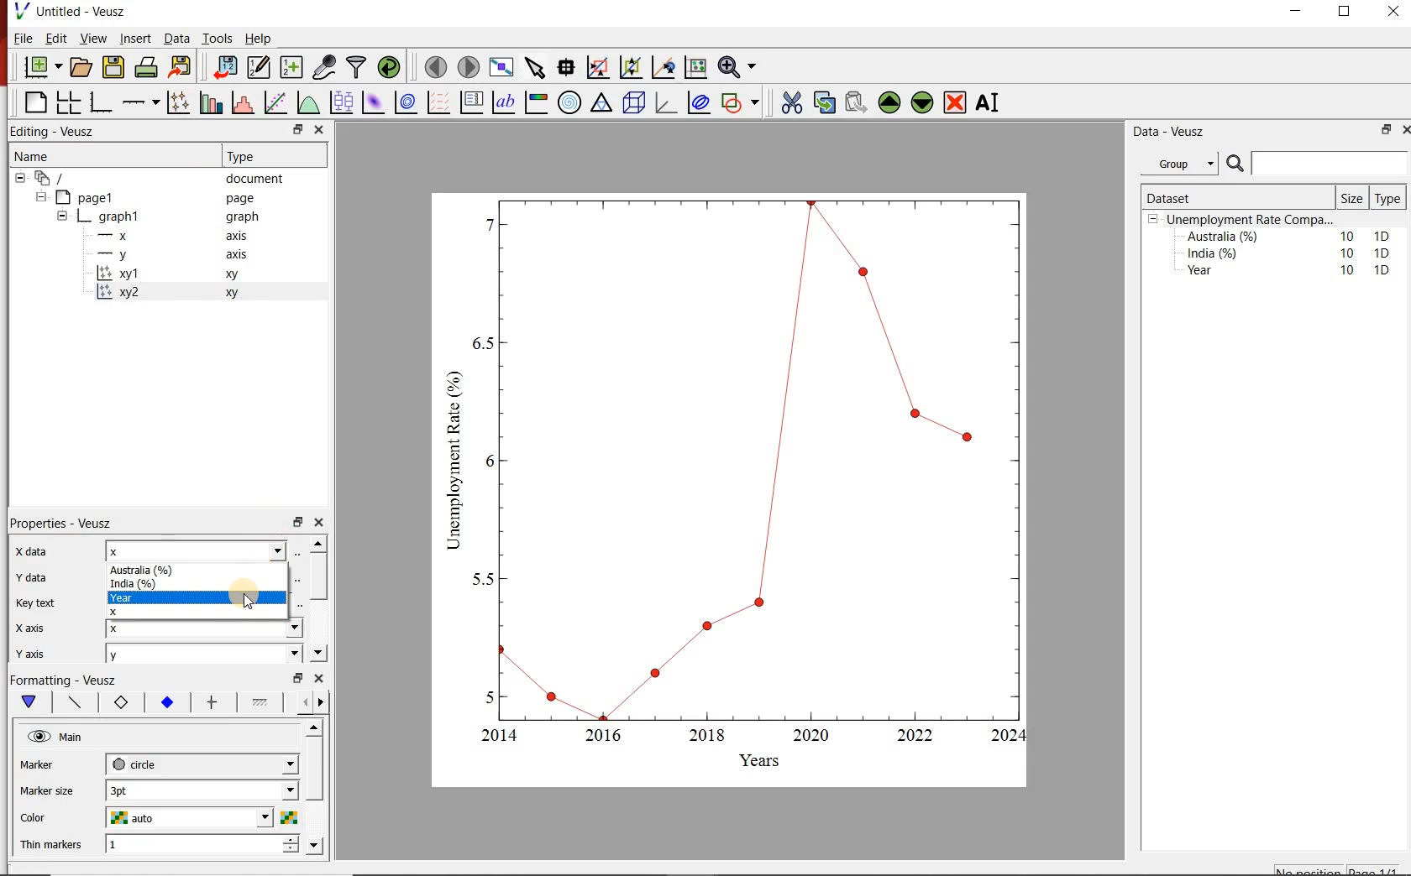  What do you see at coordinates (139, 102) in the screenshot?
I see `add an axis` at bounding box center [139, 102].